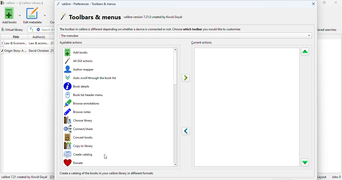  Describe the element at coordinates (91, 78) in the screenshot. I see `auto scroll through the book list` at that location.